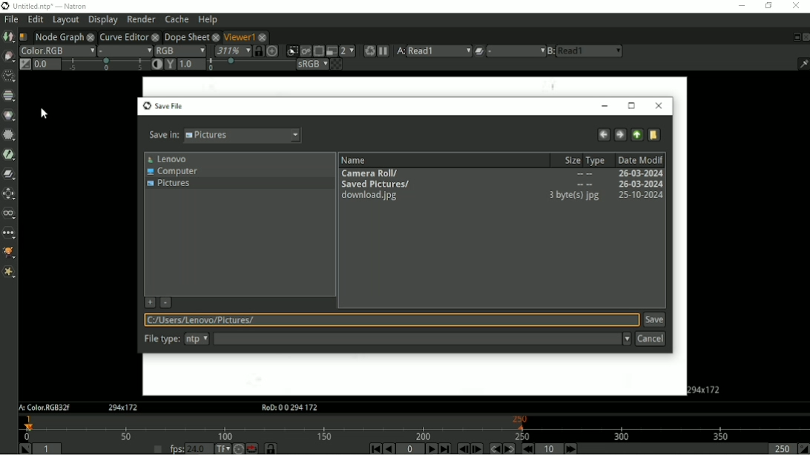  I want to click on Keyer, so click(9, 155).